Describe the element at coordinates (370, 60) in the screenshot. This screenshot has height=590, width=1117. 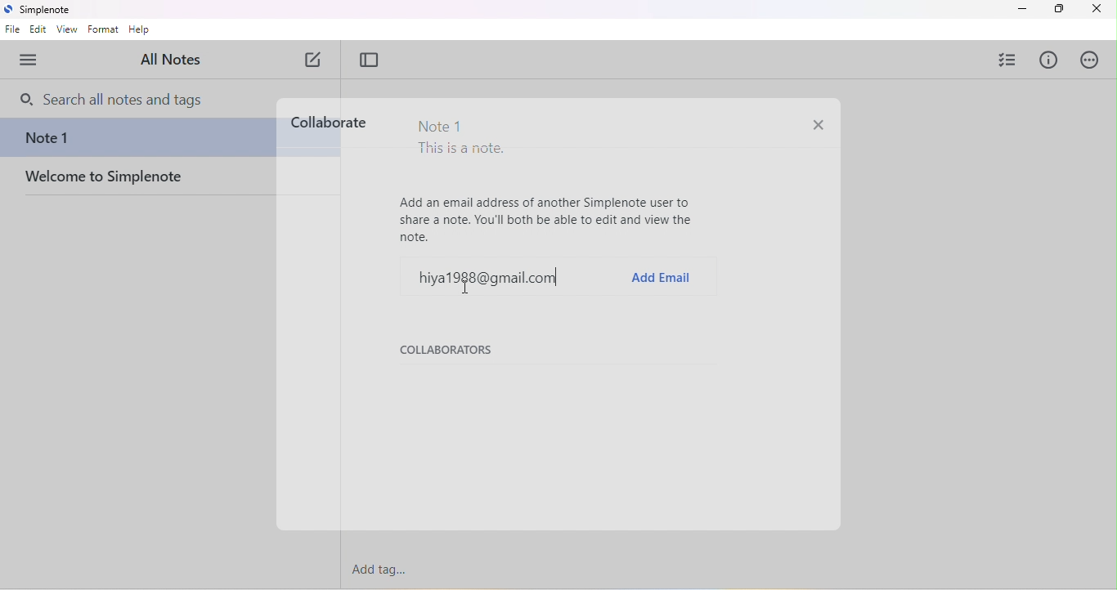
I see `toggle focus mode` at that location.